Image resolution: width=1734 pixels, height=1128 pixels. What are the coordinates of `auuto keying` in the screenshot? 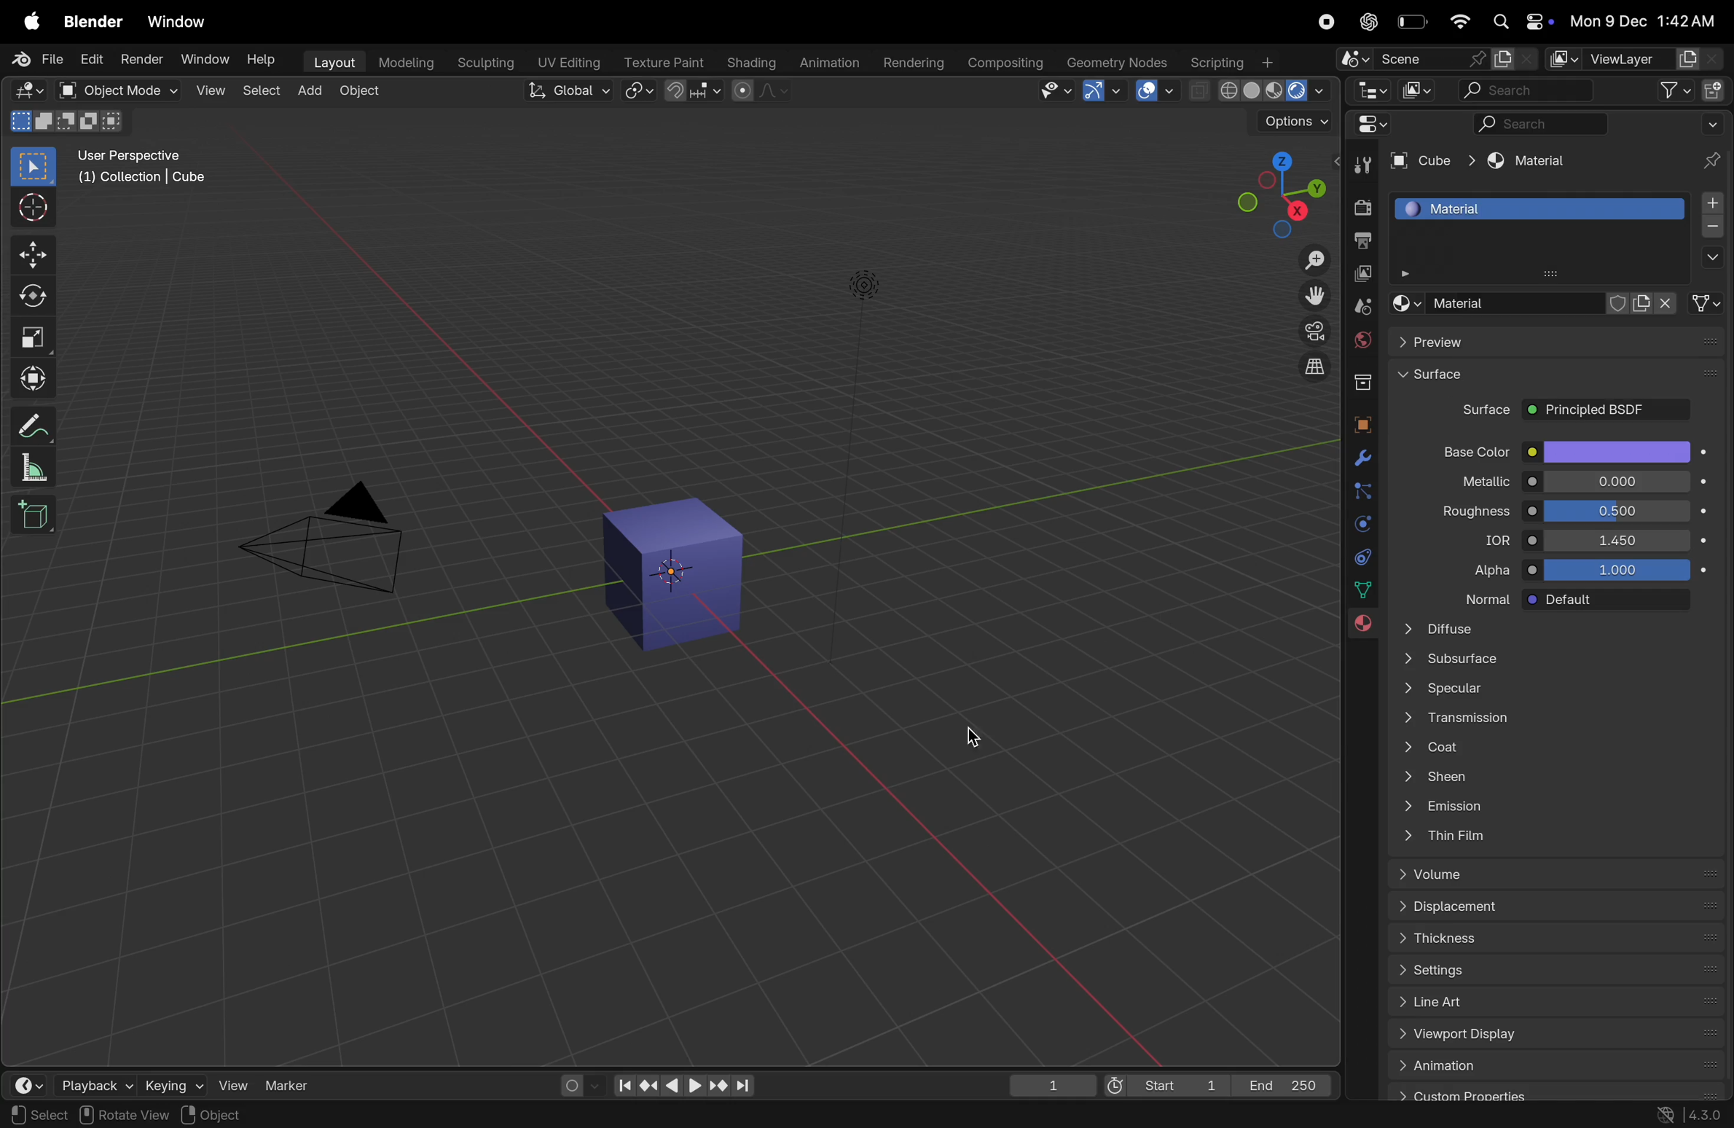 It's located at (570, 1084).